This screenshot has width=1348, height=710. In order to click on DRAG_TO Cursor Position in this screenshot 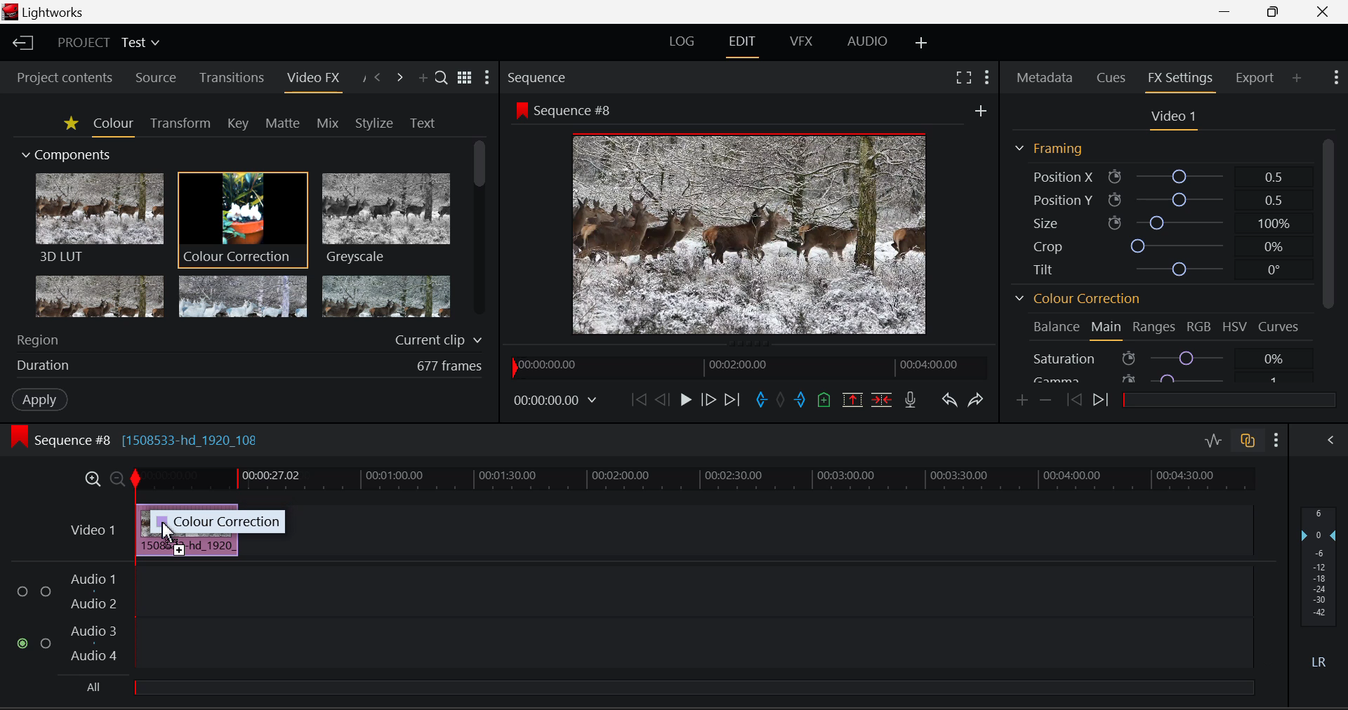, I will do `click(172, 532)`.